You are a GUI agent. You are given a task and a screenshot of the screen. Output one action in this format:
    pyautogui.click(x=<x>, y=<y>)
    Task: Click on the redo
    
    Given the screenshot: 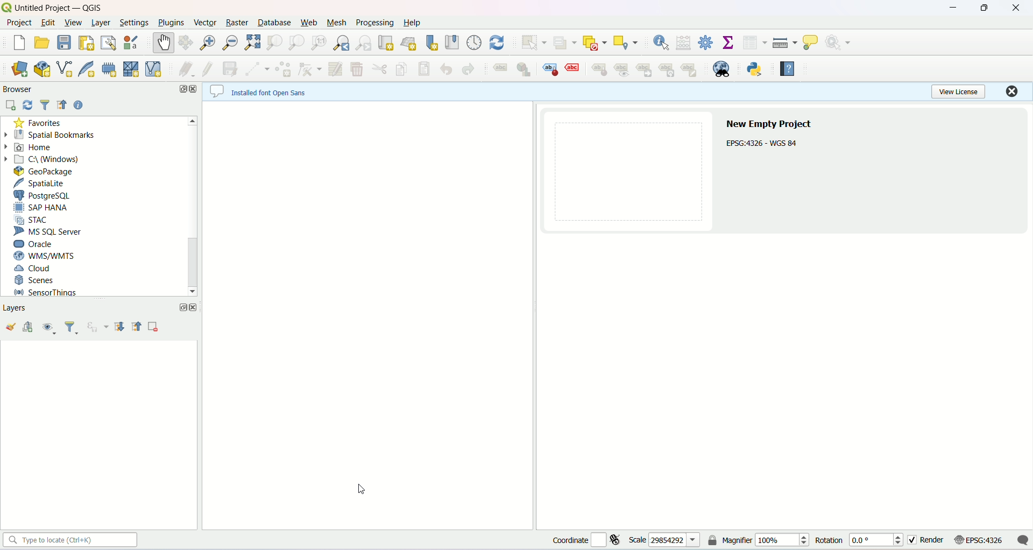 What is the action you would take?
    pyautogui.click(x=466, y=68)
    